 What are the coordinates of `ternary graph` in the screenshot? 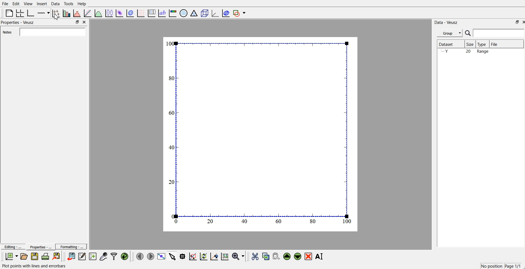 It's located at (194, 13).